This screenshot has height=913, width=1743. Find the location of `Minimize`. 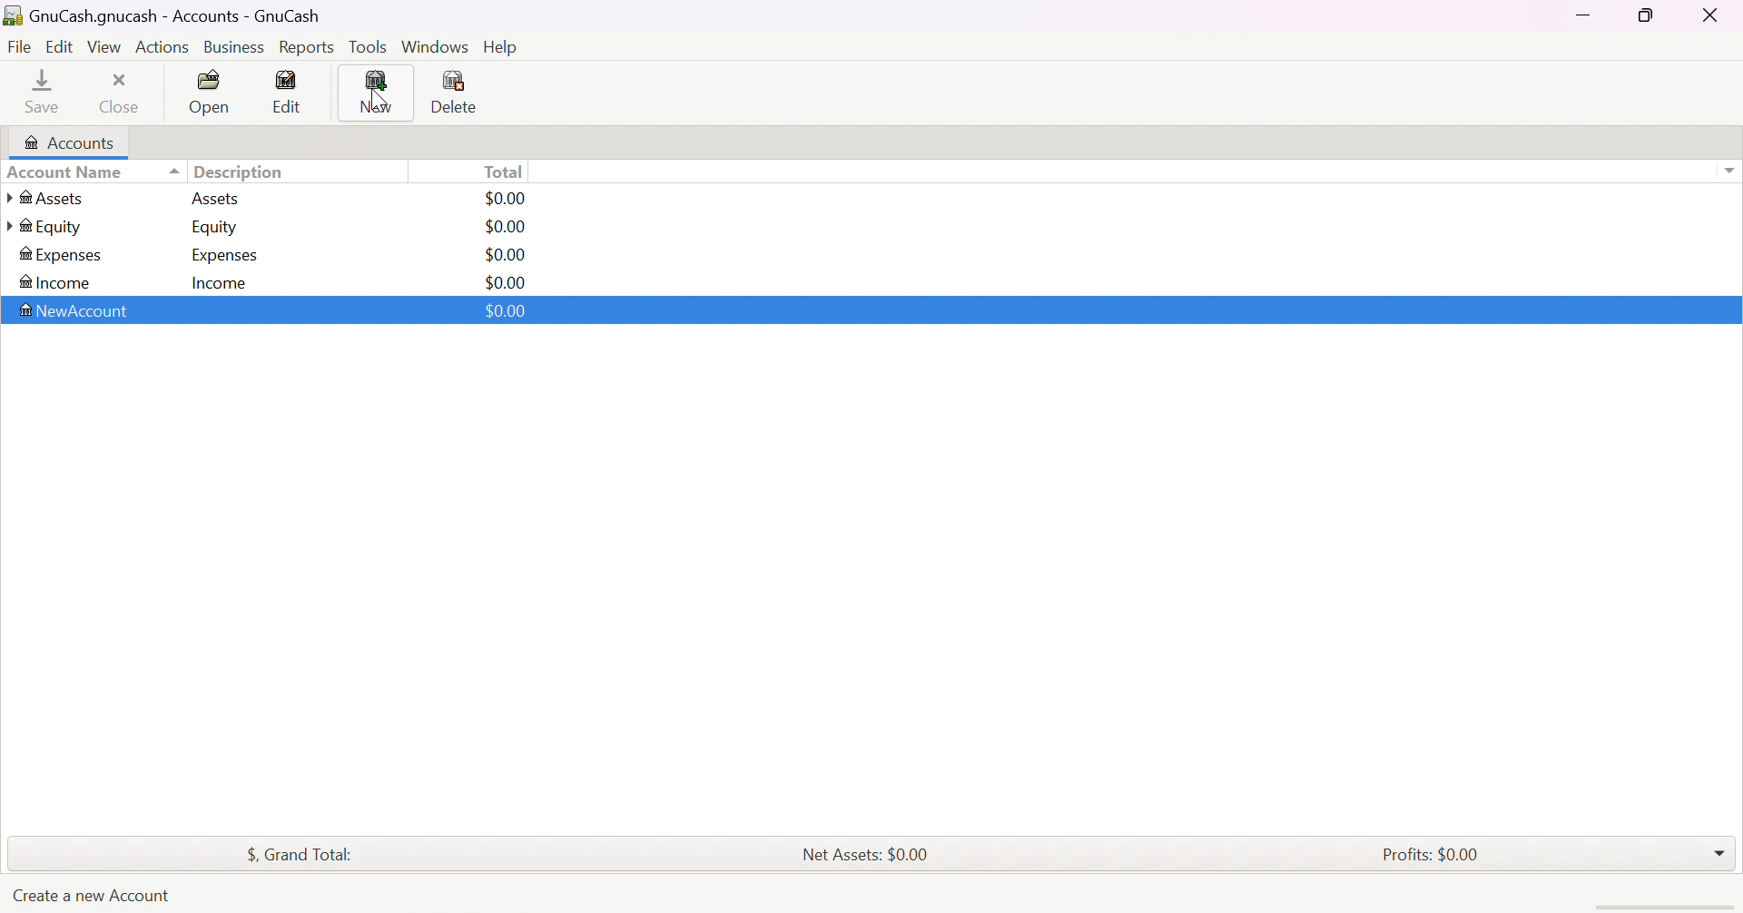

Minimize is located at coordinates (1586, 15).